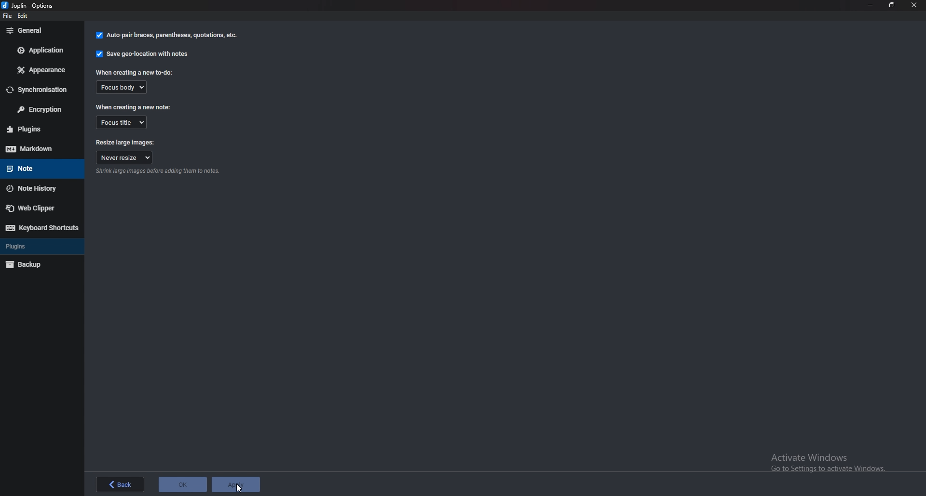  Describe the element at coordinates (26, 17) in the screenshot. I see `edit` at that location.